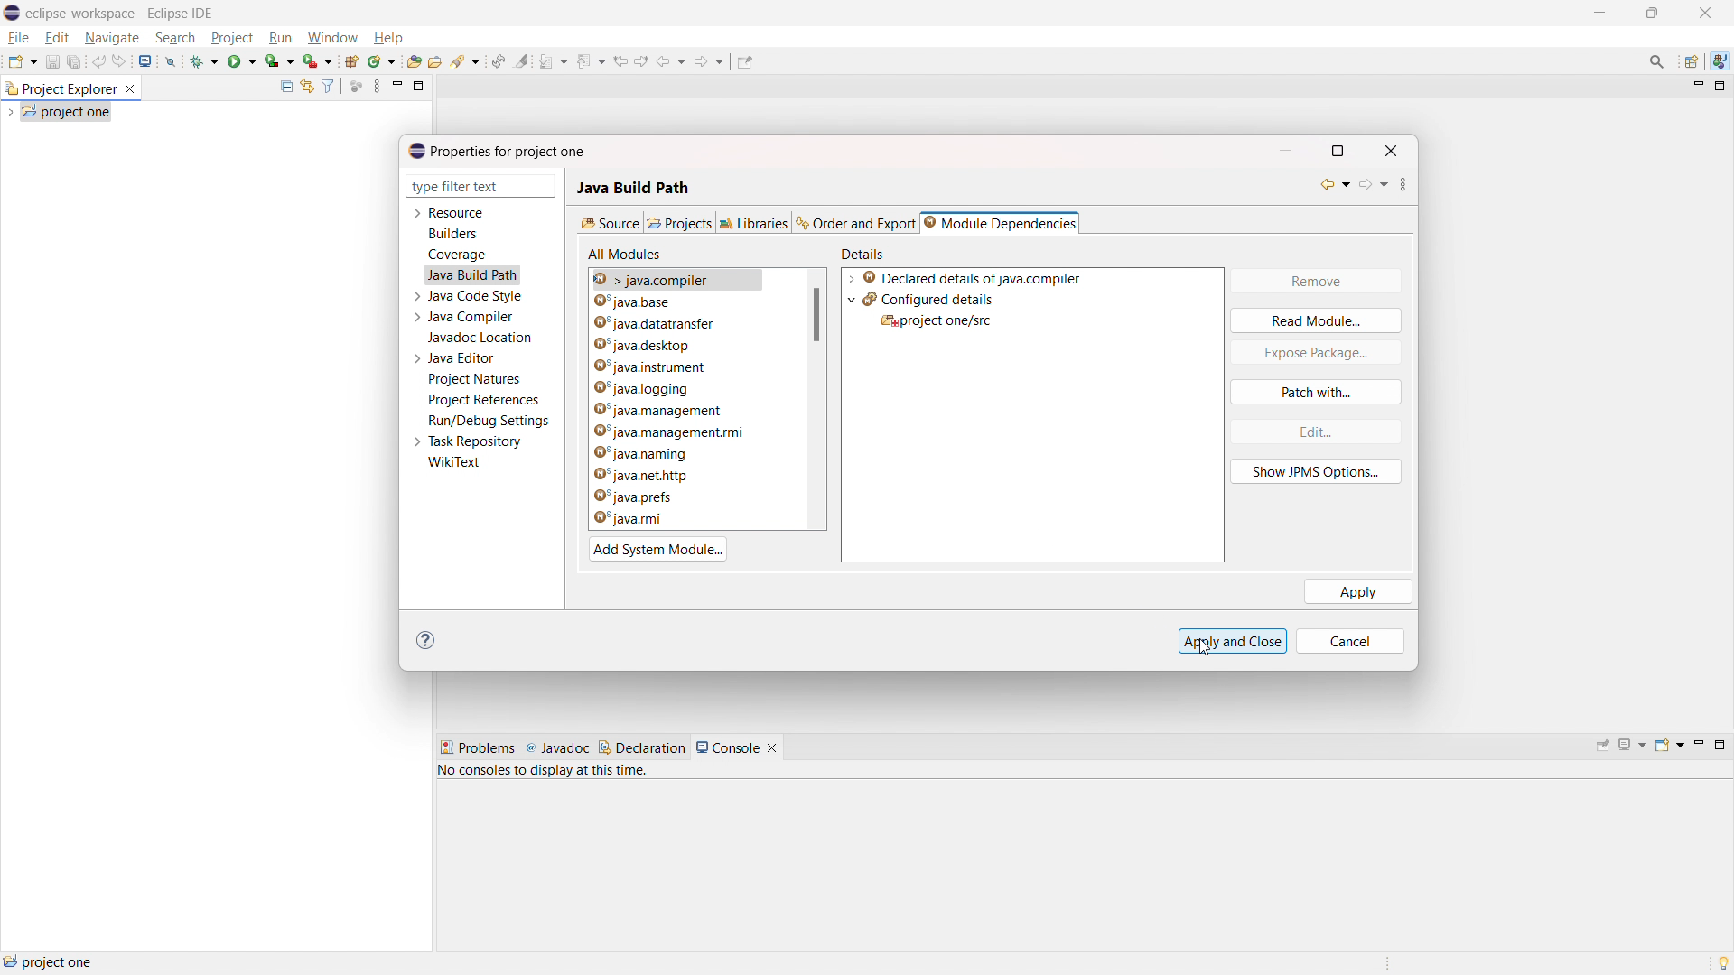 The width and height of the screenshot is (1734, 975). What do you see at coordinates (1317, 472) in the screenshot?
I see `show JPMS option` at bounding box center [1317, 472].